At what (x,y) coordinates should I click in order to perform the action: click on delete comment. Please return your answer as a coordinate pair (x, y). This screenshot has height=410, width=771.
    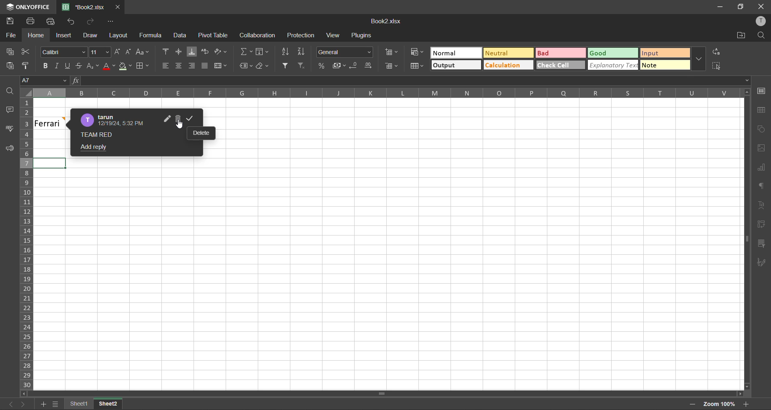
    Looking at the image, I should click on (180, 119).